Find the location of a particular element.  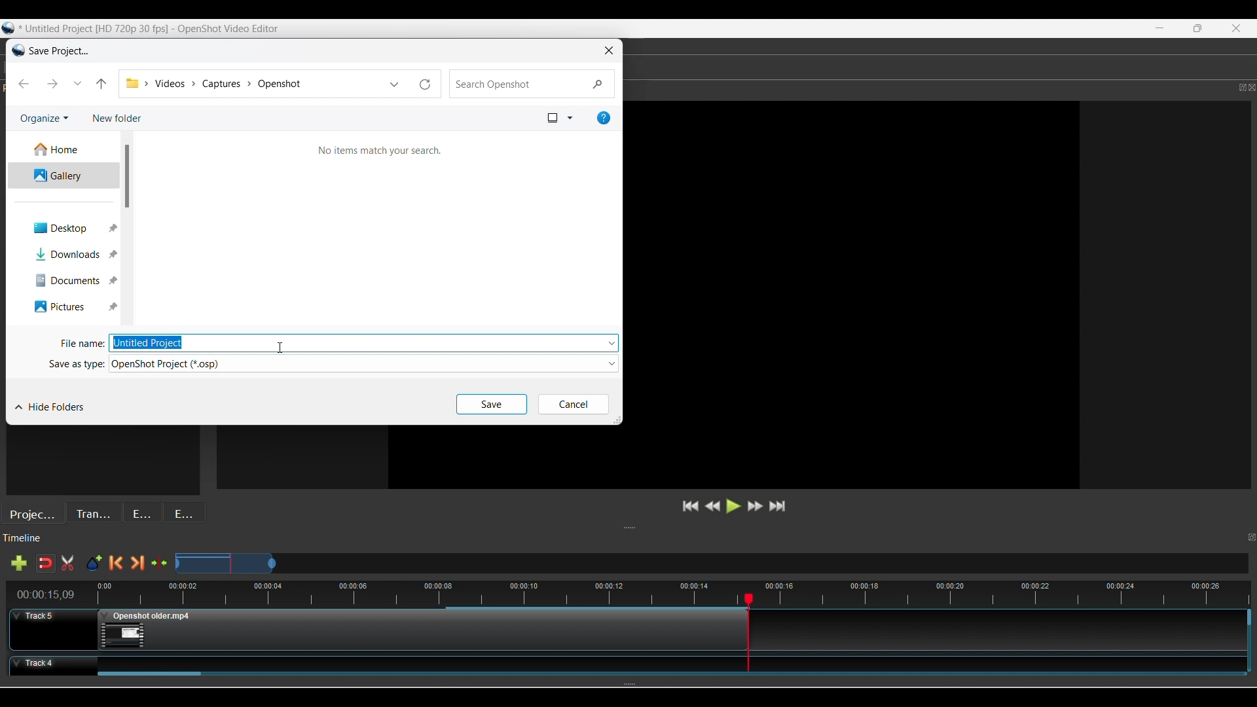

Downloads is located at coordinates (66, 254).